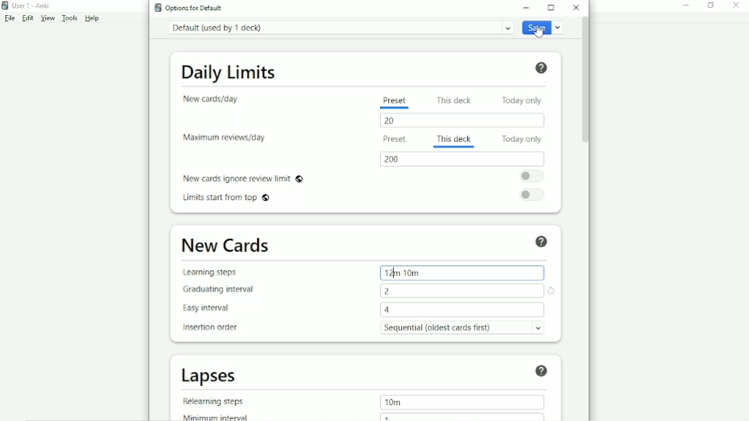  What do you see at coordinates (394, 402) in the screenshot?
I see `10m` at bounding box center [394, 402].